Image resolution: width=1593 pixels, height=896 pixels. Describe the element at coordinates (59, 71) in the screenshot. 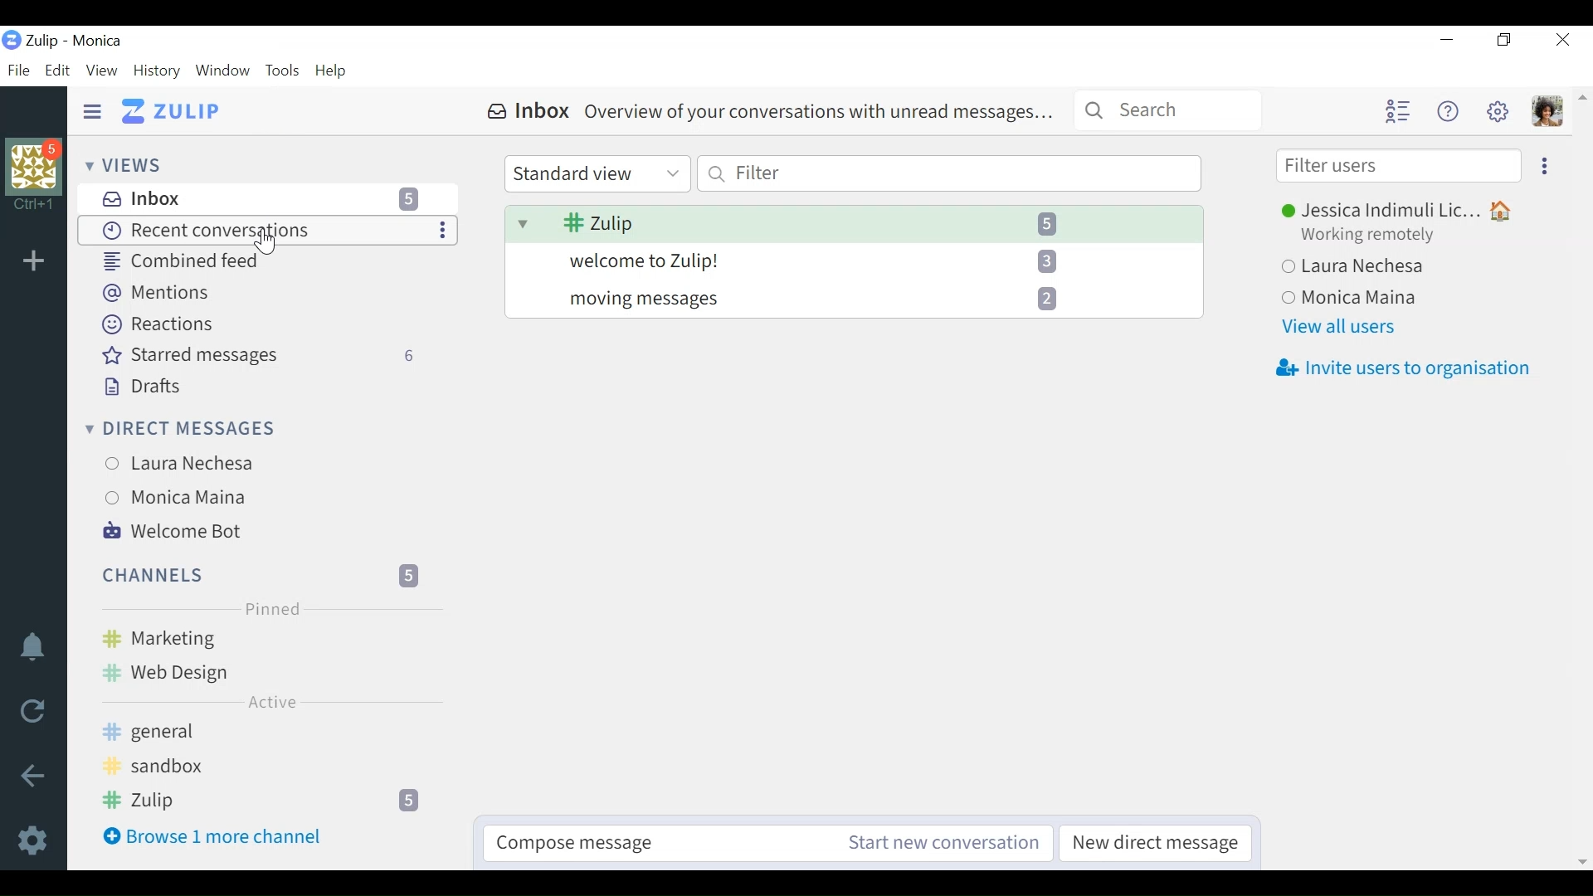

I see `Edit` at that location.